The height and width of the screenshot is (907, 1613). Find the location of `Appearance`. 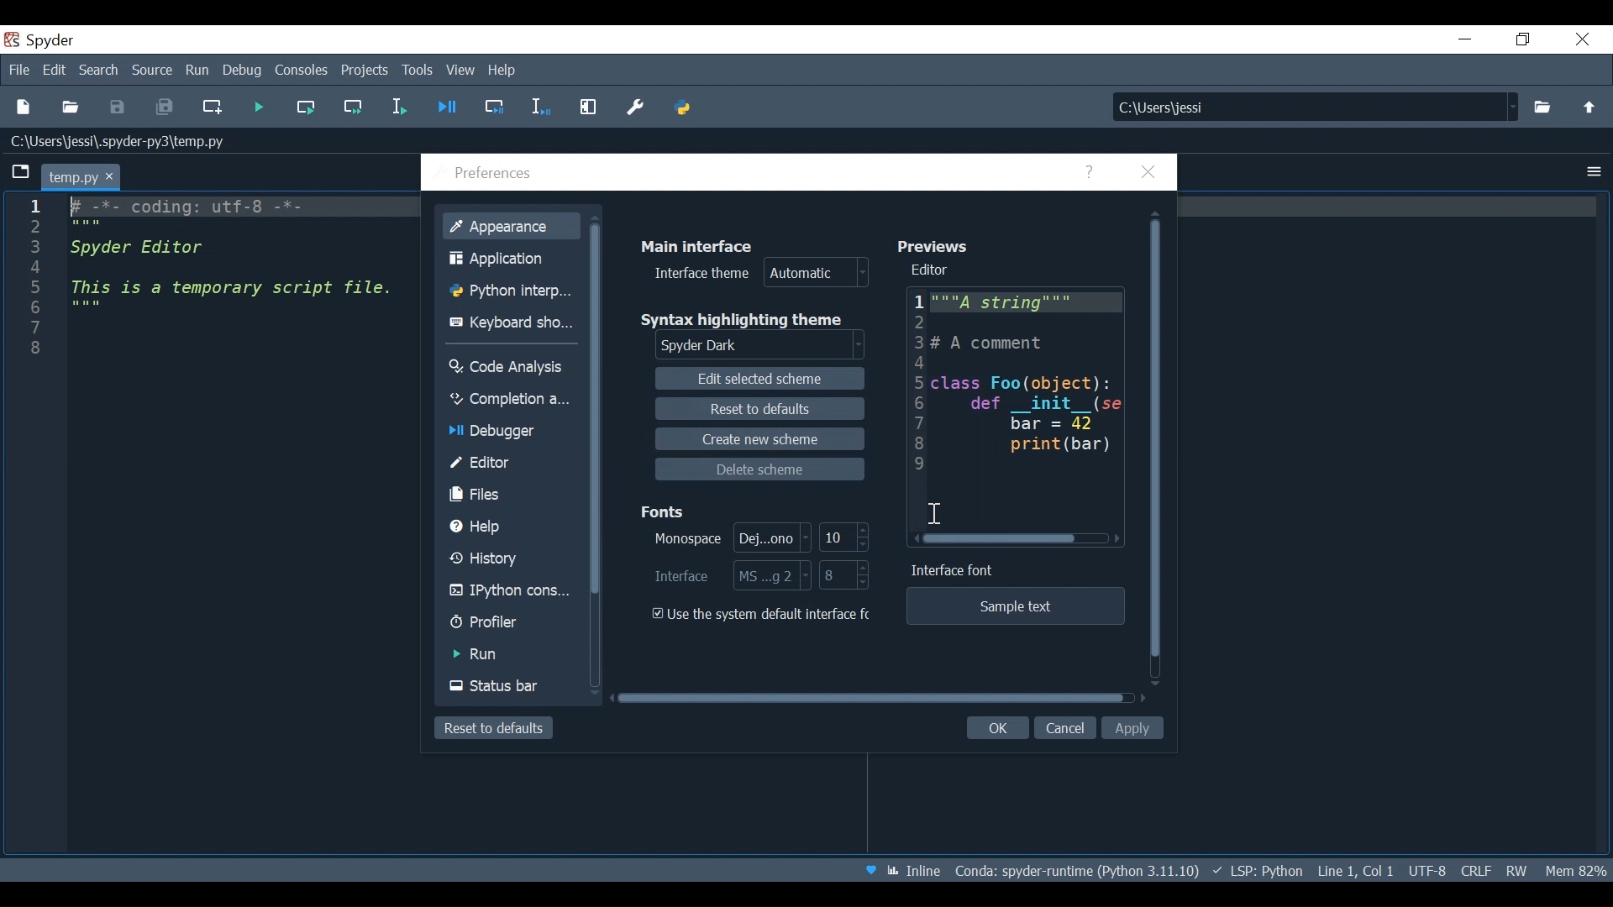

Appearance is located at coordinates (515, 225).